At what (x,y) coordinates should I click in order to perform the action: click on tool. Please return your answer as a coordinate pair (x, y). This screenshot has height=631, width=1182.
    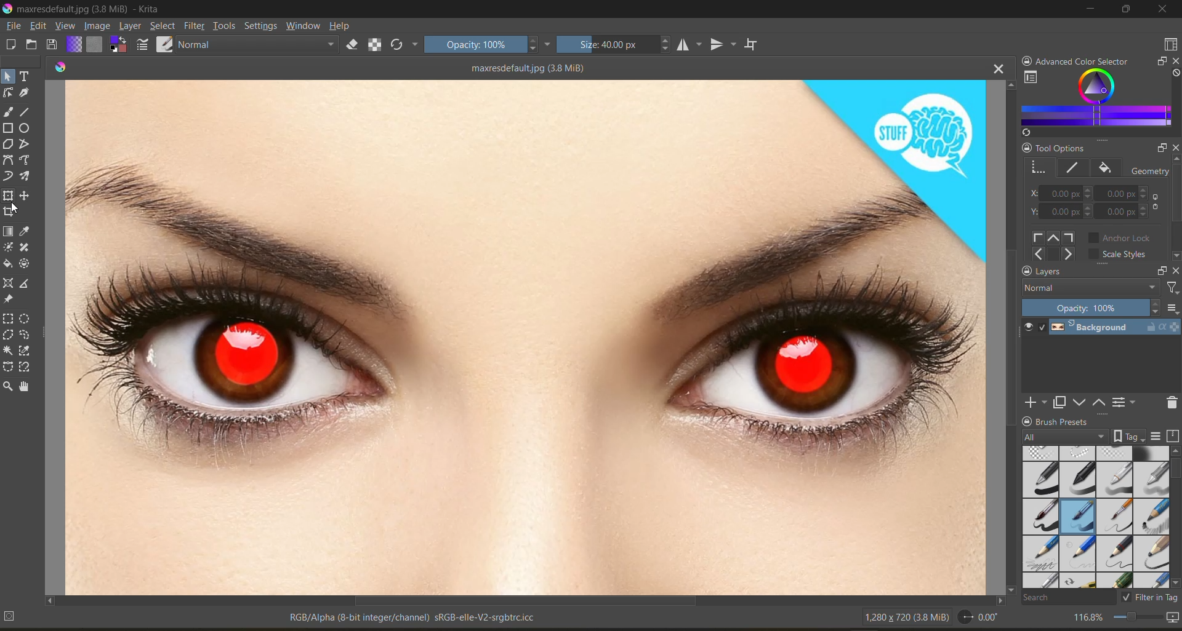
    Looking at the image, I should click on (25, 247).